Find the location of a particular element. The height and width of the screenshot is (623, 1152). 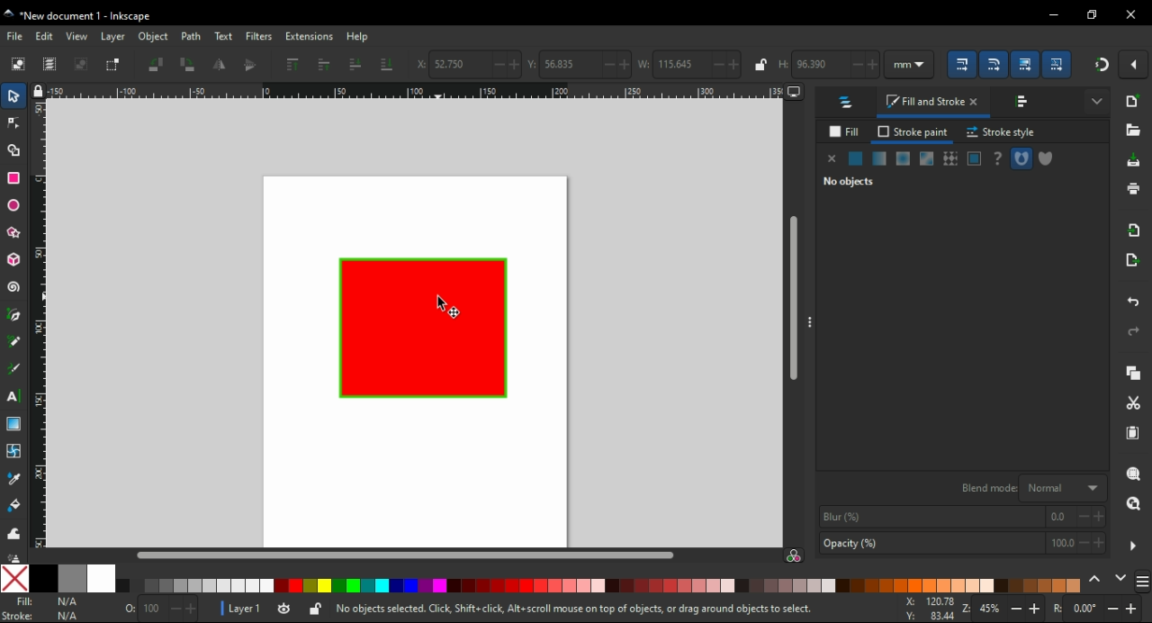

flip vertical is located at coordinates (250, 64).